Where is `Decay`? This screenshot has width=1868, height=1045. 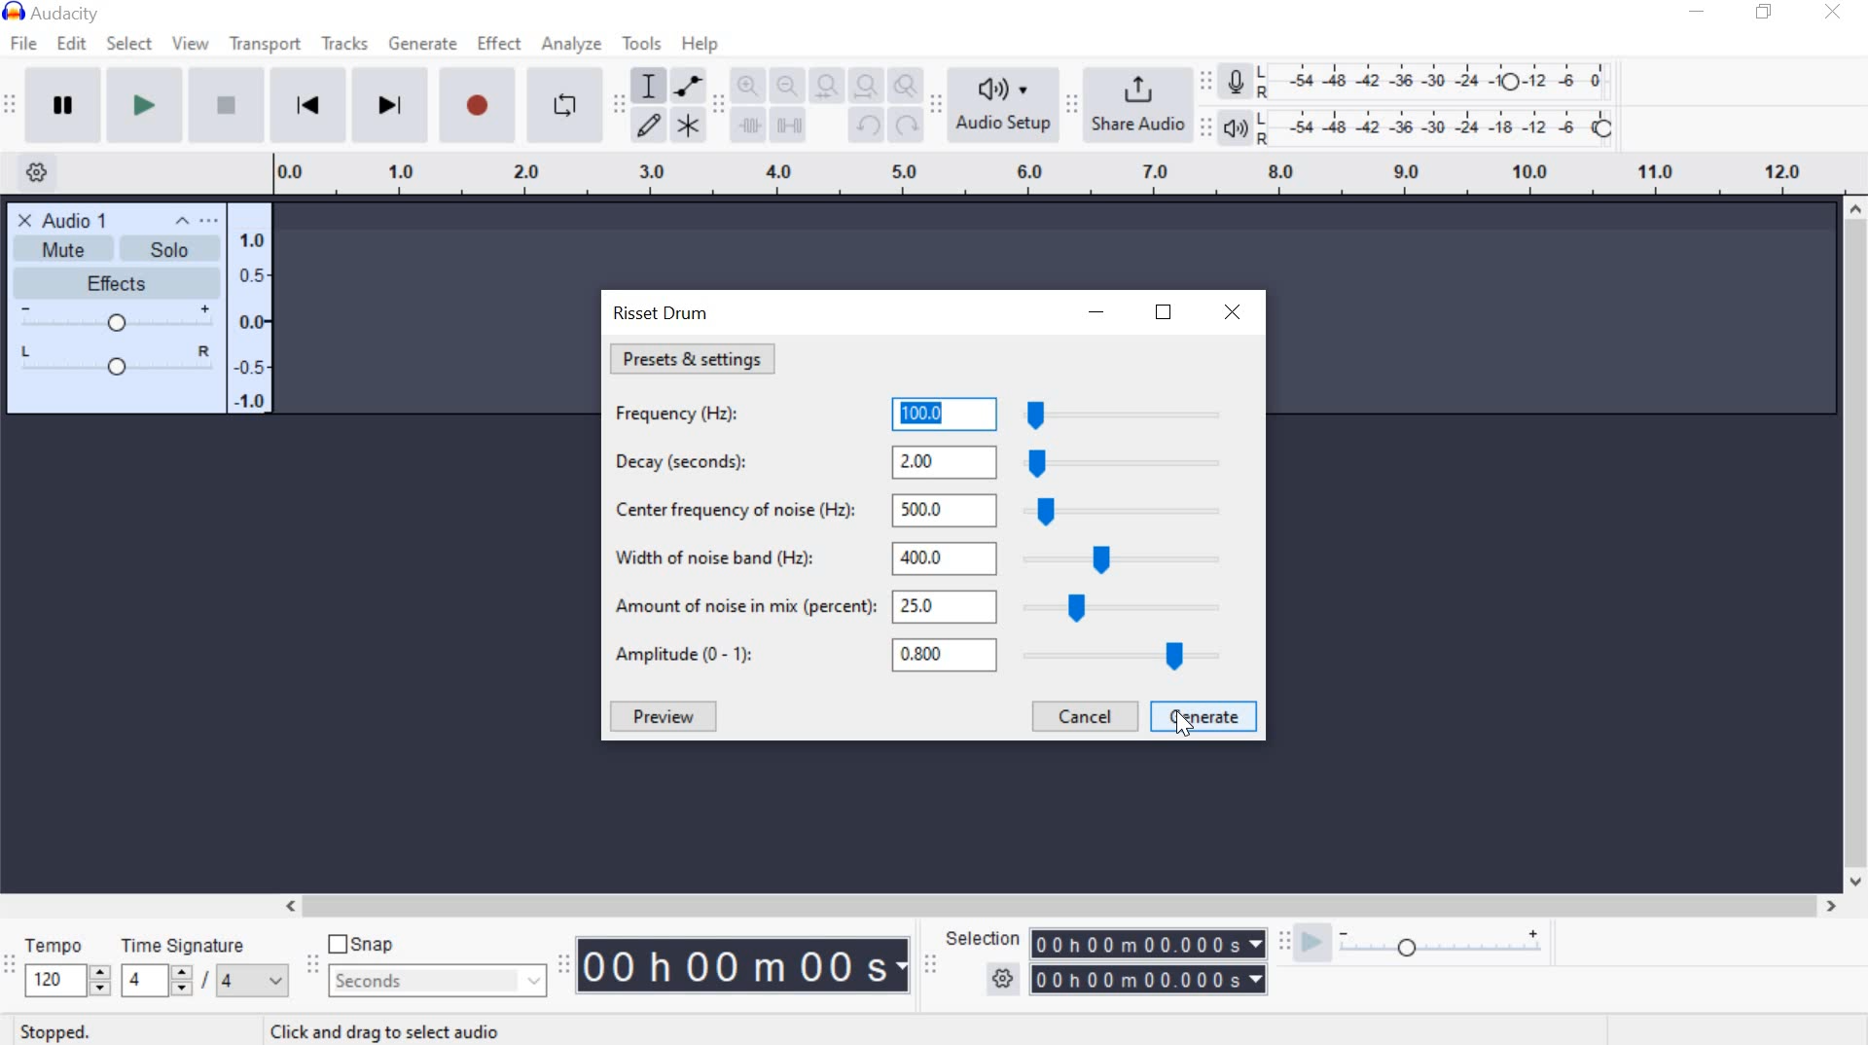
Decay is located at coordinates (930, 460).